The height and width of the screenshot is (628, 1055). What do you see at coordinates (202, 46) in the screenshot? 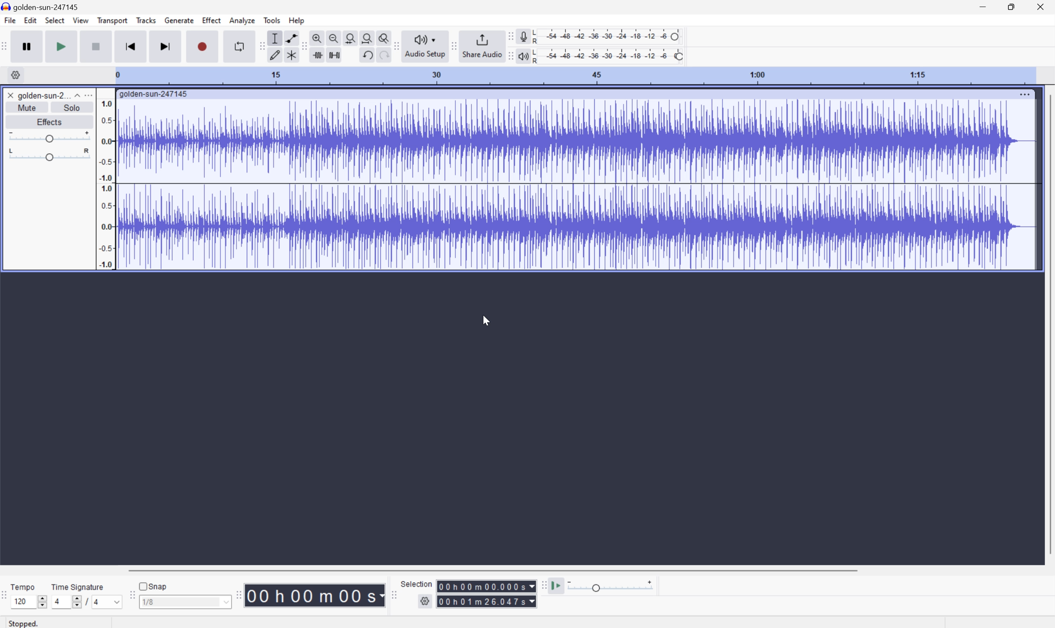
I see `Record / Record new track` at bounding box center [202, 46].